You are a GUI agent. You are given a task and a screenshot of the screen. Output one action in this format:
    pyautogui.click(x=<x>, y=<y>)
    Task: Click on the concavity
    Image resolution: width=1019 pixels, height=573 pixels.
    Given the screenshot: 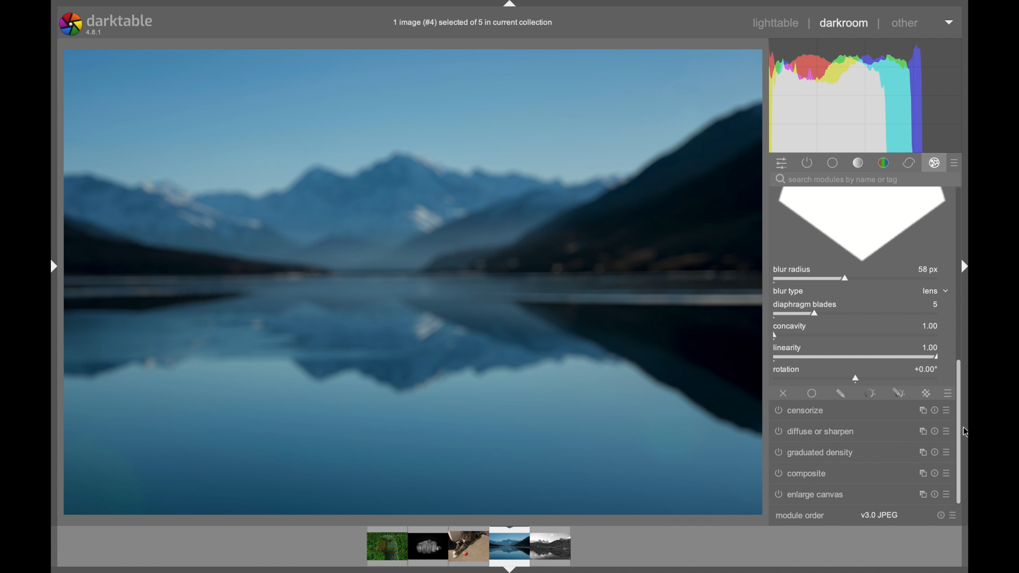 What is the action you would take?
    pyautogui.click(x=792, y=329)
    